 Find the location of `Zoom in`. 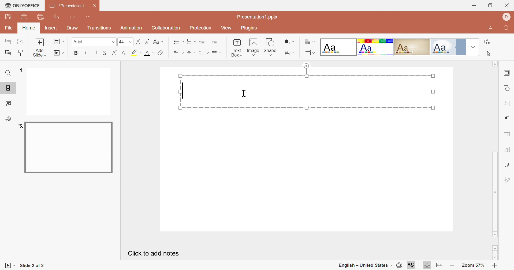

Zoom in is located at coordinates (494, 265).